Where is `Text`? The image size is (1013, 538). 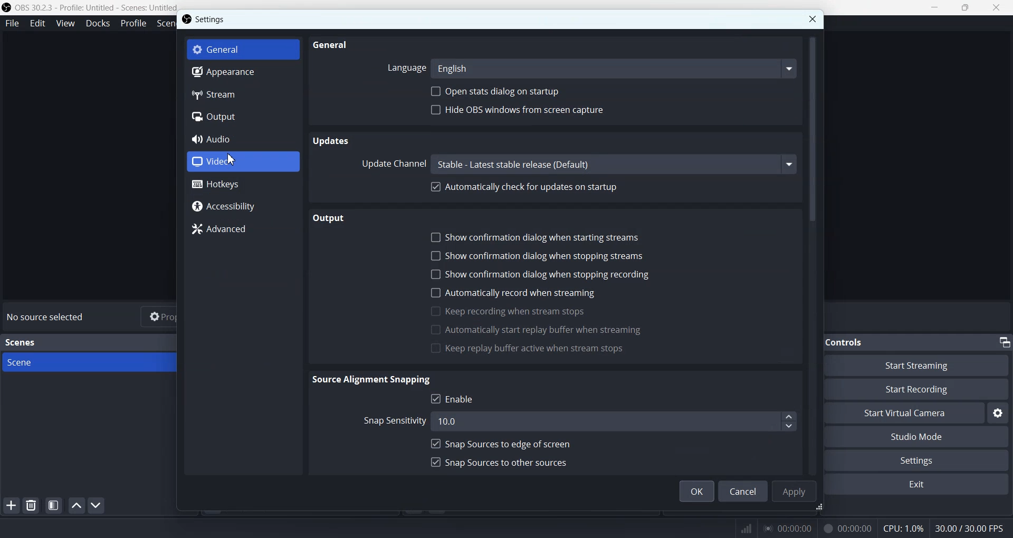
Text is located at coordinates (22, 342).